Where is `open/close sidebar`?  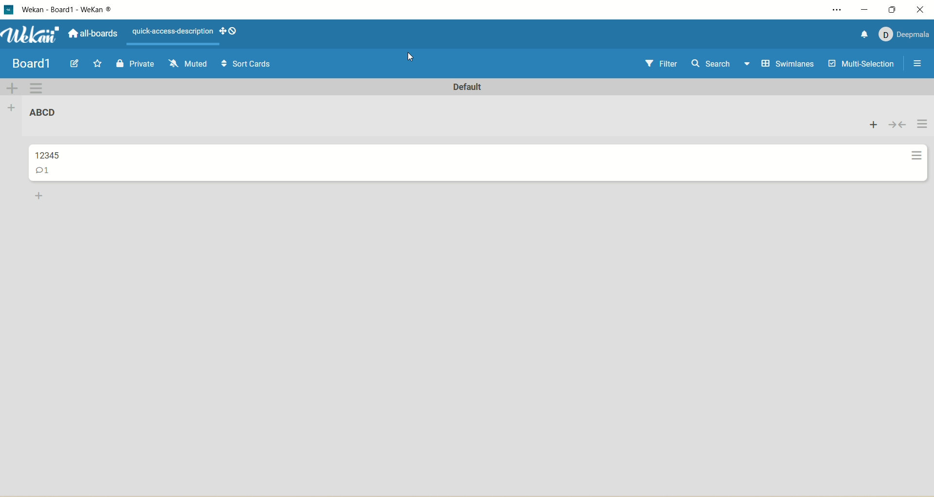 open/close sidebar is located at coordinates (916, 64).